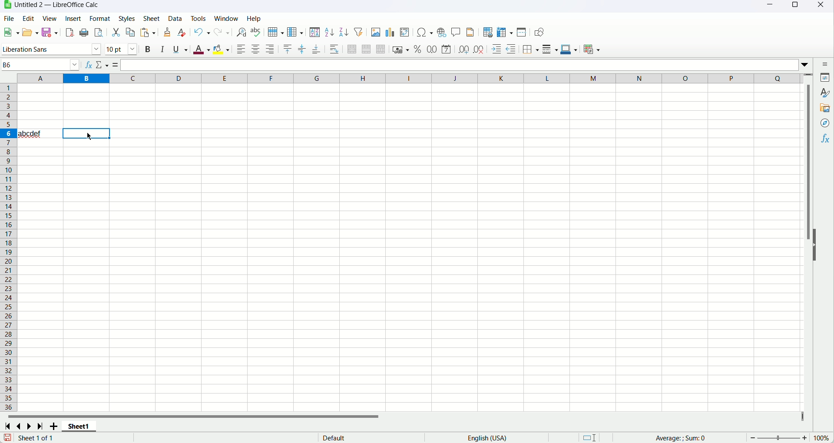 This screenshot has height=443, width=834. What do you see at coordinates (221, 49) in the screenshot?
I see `background color` at bounding box center [221, 49].